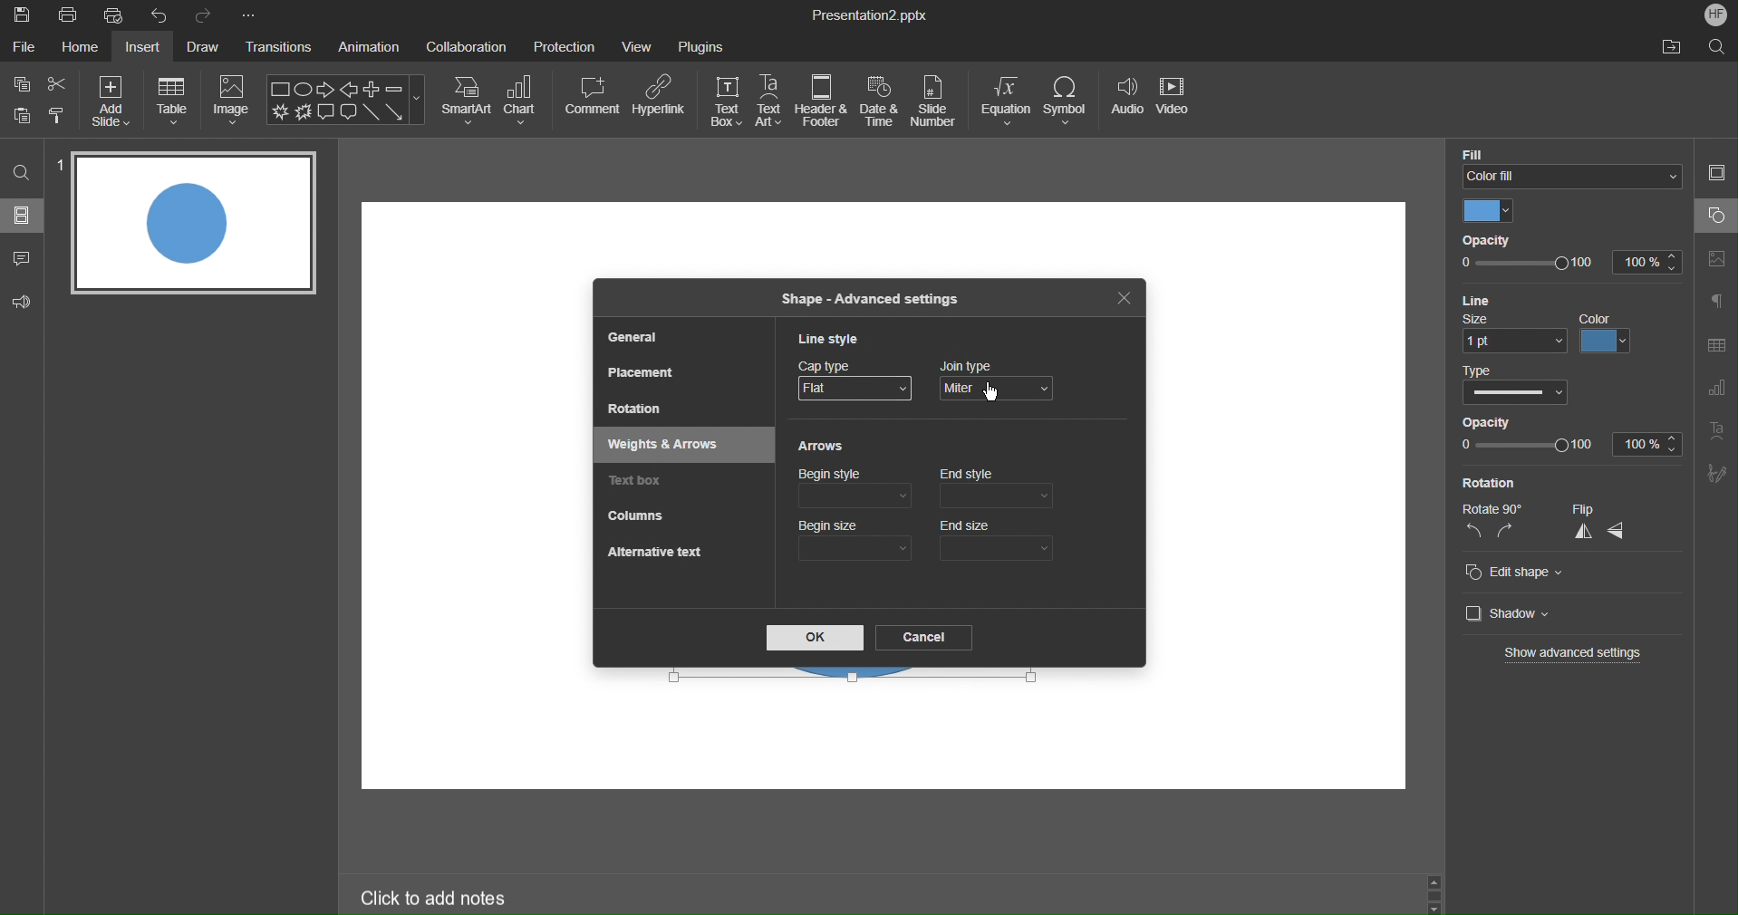 This screenshot has height=915, width=1738. I want to click on Home, so click(78, 48).